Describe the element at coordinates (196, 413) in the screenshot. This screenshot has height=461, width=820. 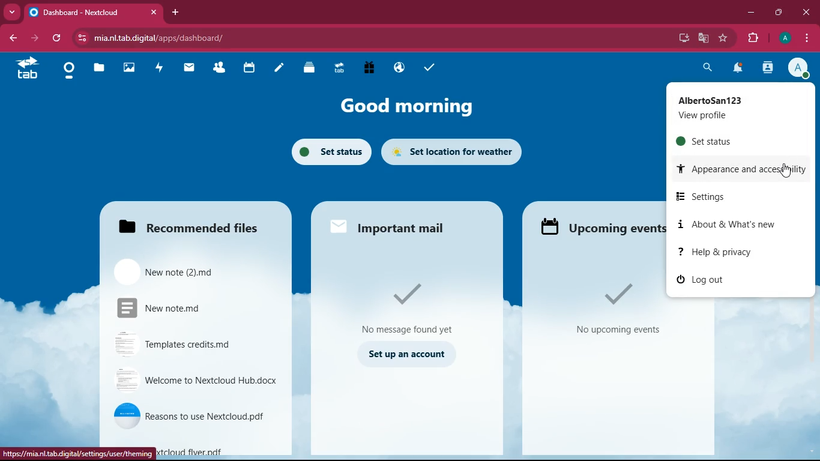
I see `file` at that location.